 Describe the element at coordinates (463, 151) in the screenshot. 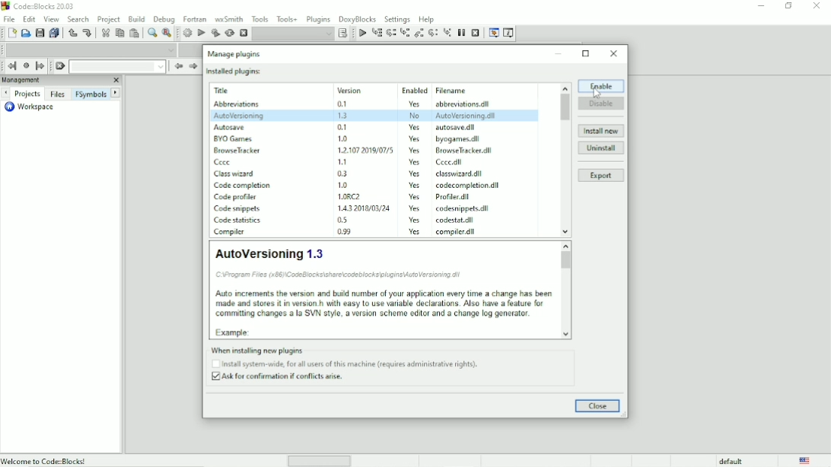

I see `file` at that location.